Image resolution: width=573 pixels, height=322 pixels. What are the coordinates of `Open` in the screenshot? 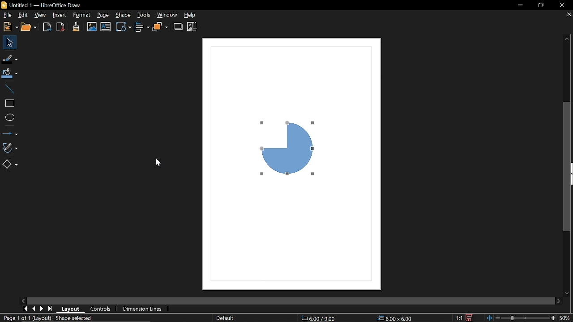 It's located at (30, 27).